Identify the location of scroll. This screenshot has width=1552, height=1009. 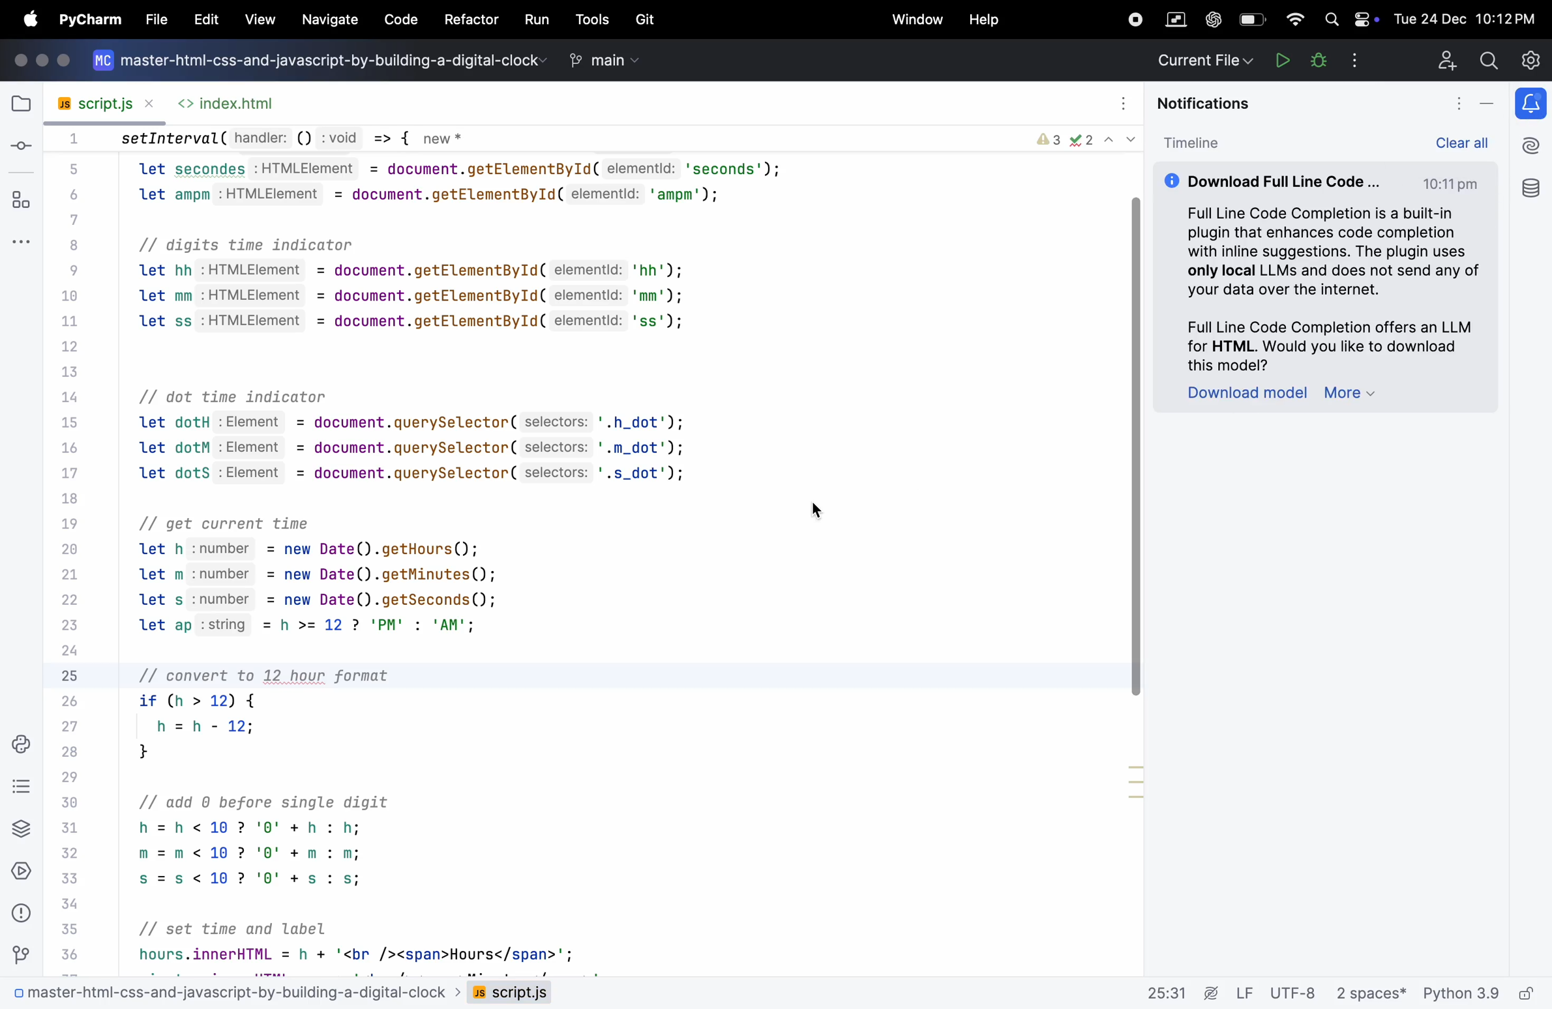
(1134, 445).